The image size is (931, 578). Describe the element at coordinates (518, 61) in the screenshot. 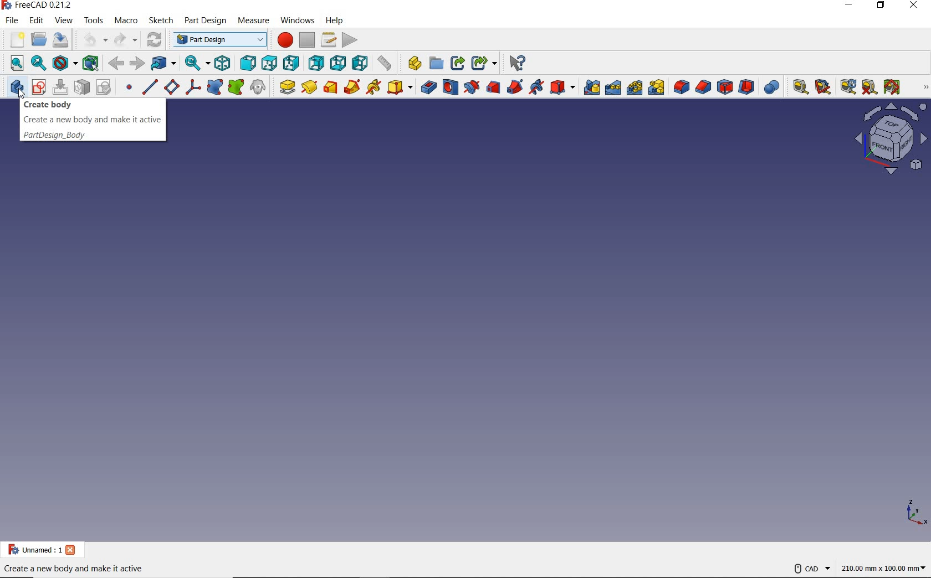

I see `What's this?` at that location.